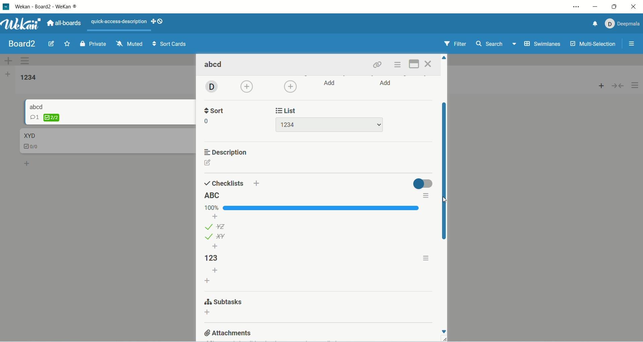 The width and height of the screenshot is (643, 342). Describe the element at coordinates (22, 25) in the screenshot. I see `wekan` at that location.